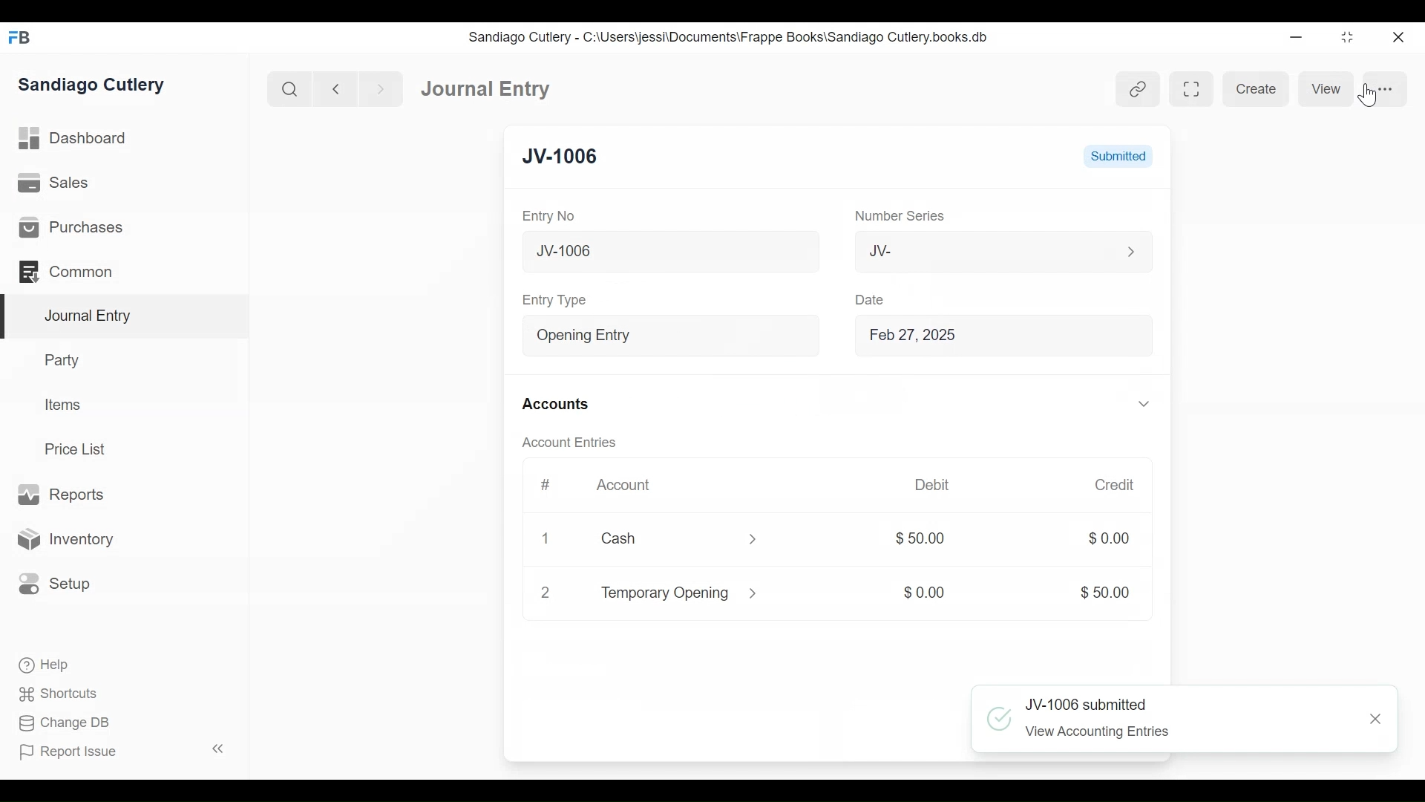  Describe the element at coordinates (61, 404) in the screenshot. I see `Items` at that location.